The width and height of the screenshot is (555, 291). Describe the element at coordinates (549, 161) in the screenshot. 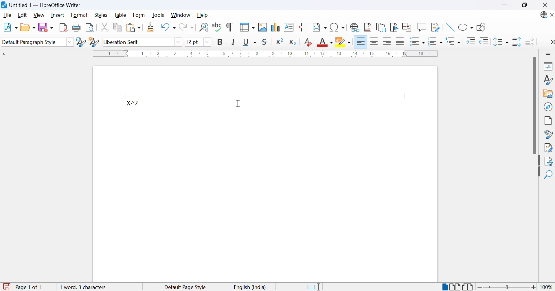

I see `Accessibility check` at that location.